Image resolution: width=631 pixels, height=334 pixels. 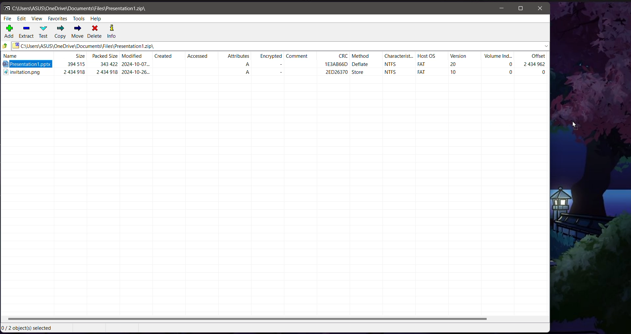 What do you see at coordinates (454, 64) in the screenshot?
I see `20` at bounding box center [454, 64].